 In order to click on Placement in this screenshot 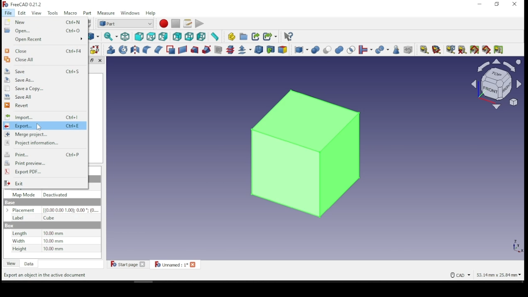, I will do `click(22, 210)`.